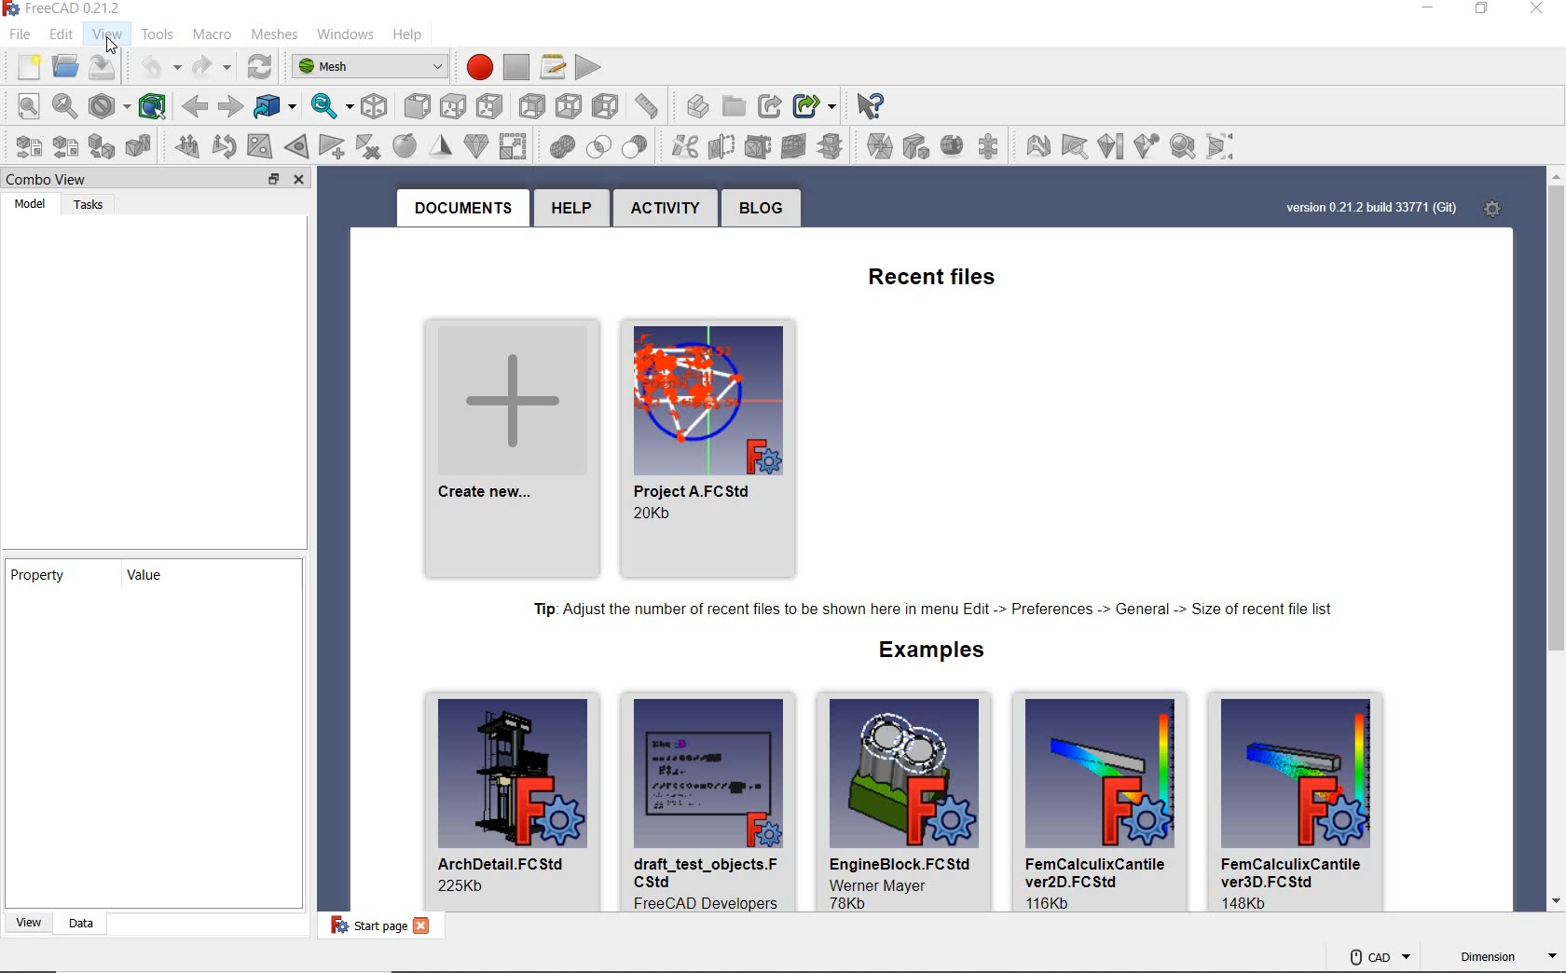  What do you see at coordinates (774, 101) in the screenshot?
I see `make sub-link` at bounding box center [774, 101].